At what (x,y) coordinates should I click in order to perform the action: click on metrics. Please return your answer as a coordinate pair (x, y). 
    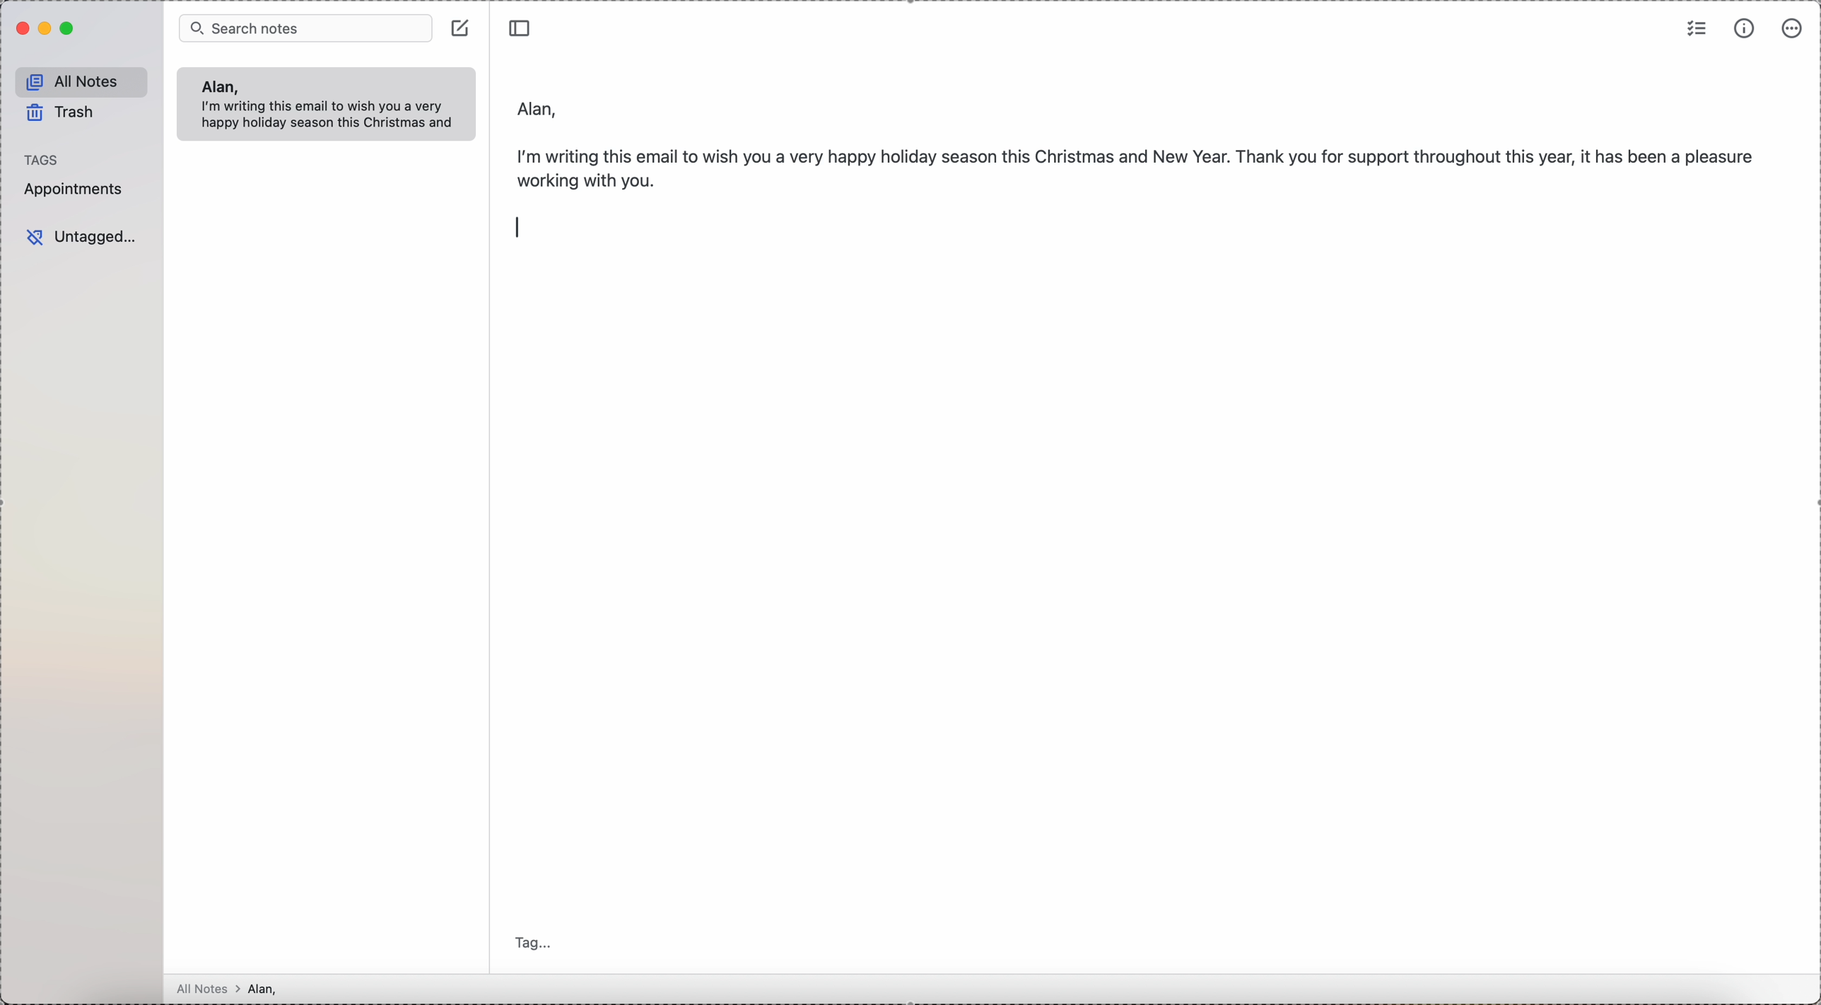
    Looking at the image, I should click on (1745, 29).